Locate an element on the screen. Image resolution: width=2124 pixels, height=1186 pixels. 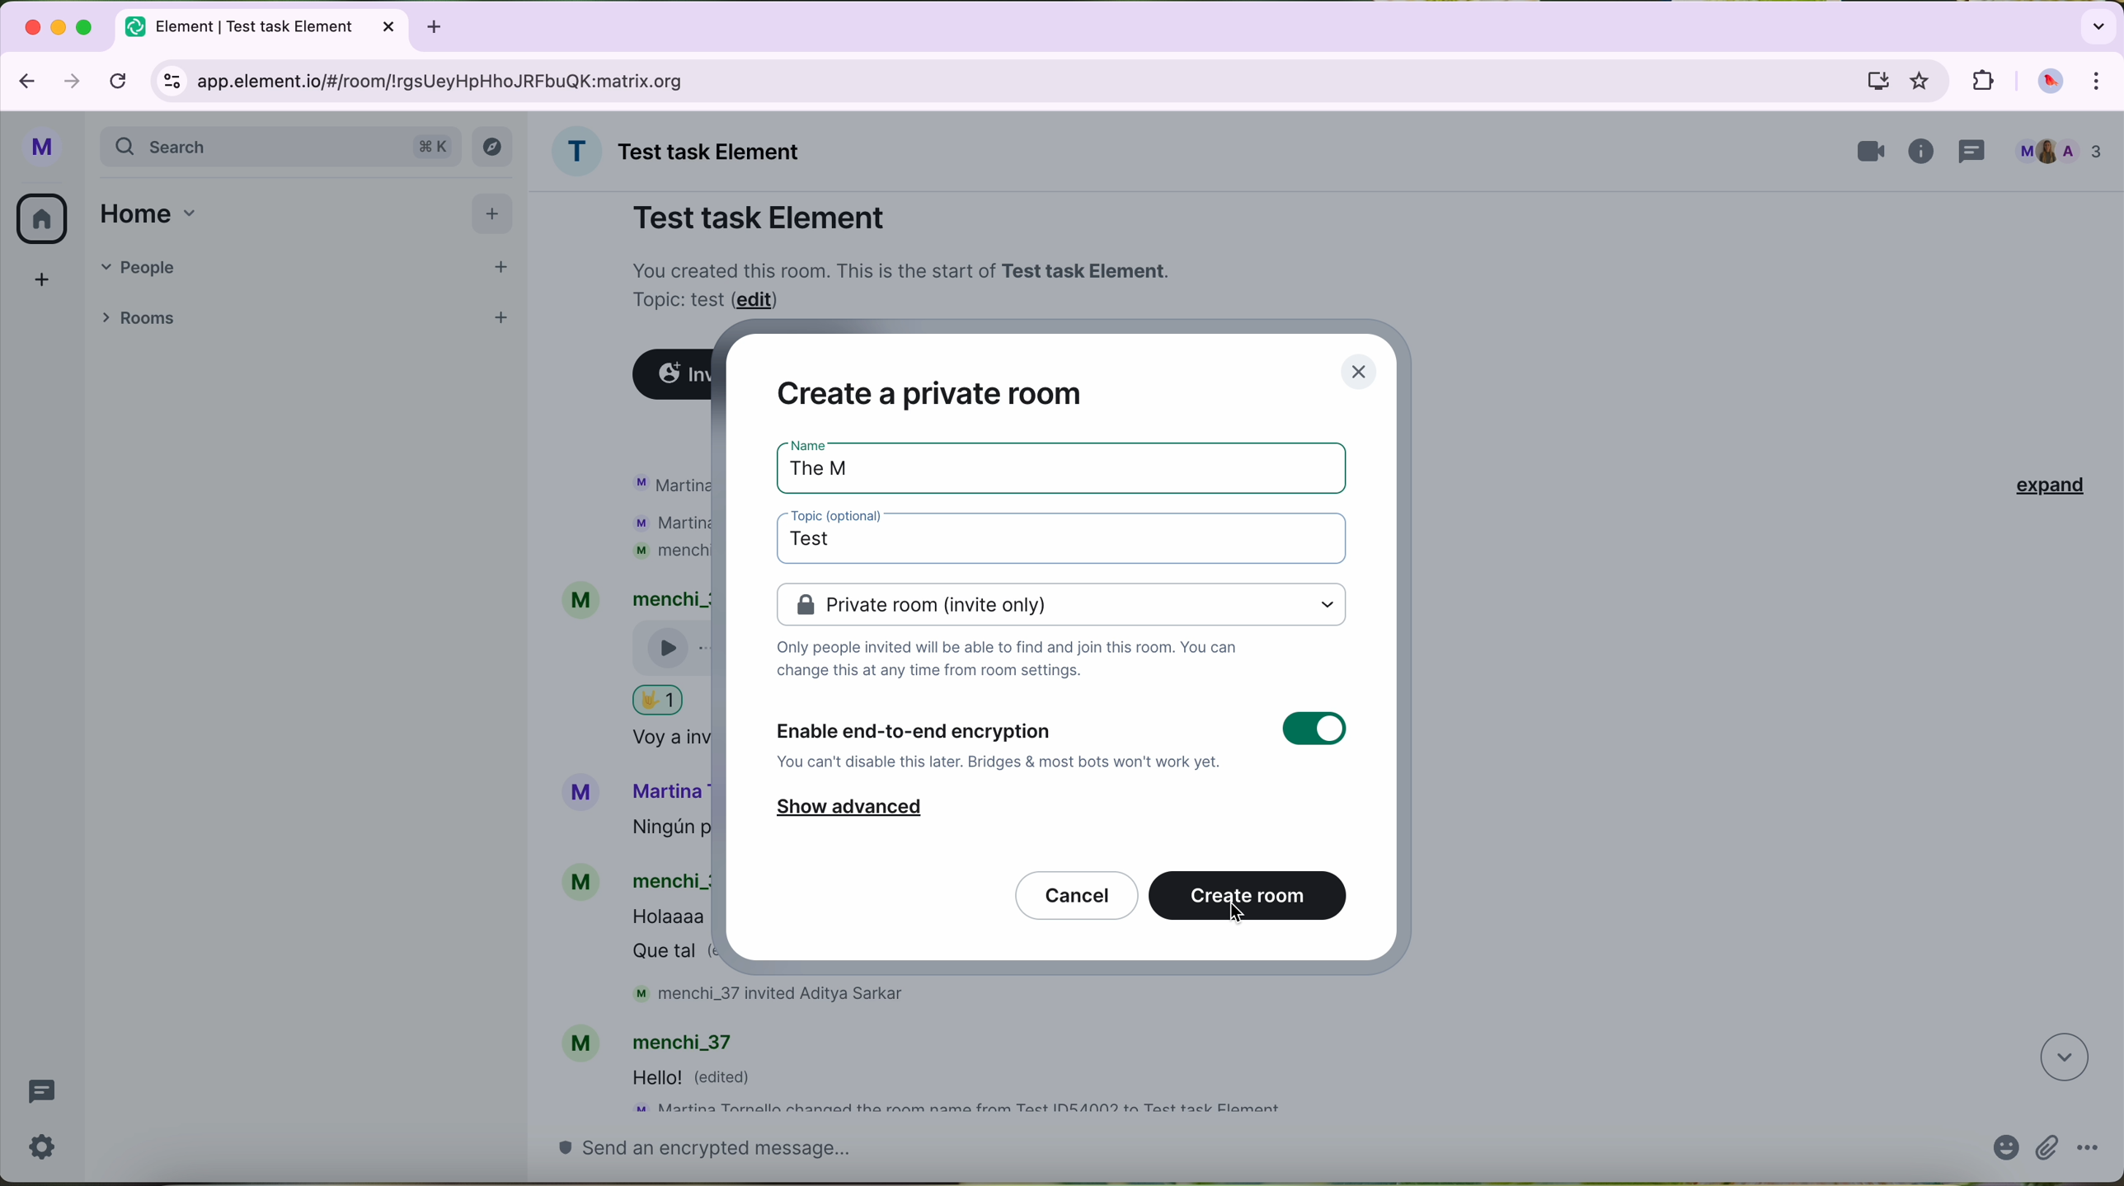
threads is located at coordinates (41, 1095).